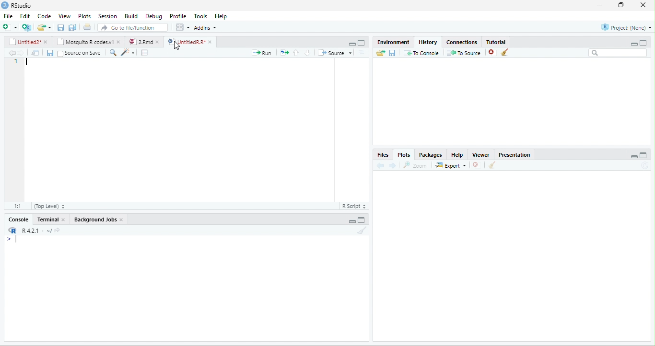 Image resolution: width=655 pixels, height=346 pixels. What do you see at coordinates (365, 52) in the screenshot?
I see `` at bounding box center [365, 52].